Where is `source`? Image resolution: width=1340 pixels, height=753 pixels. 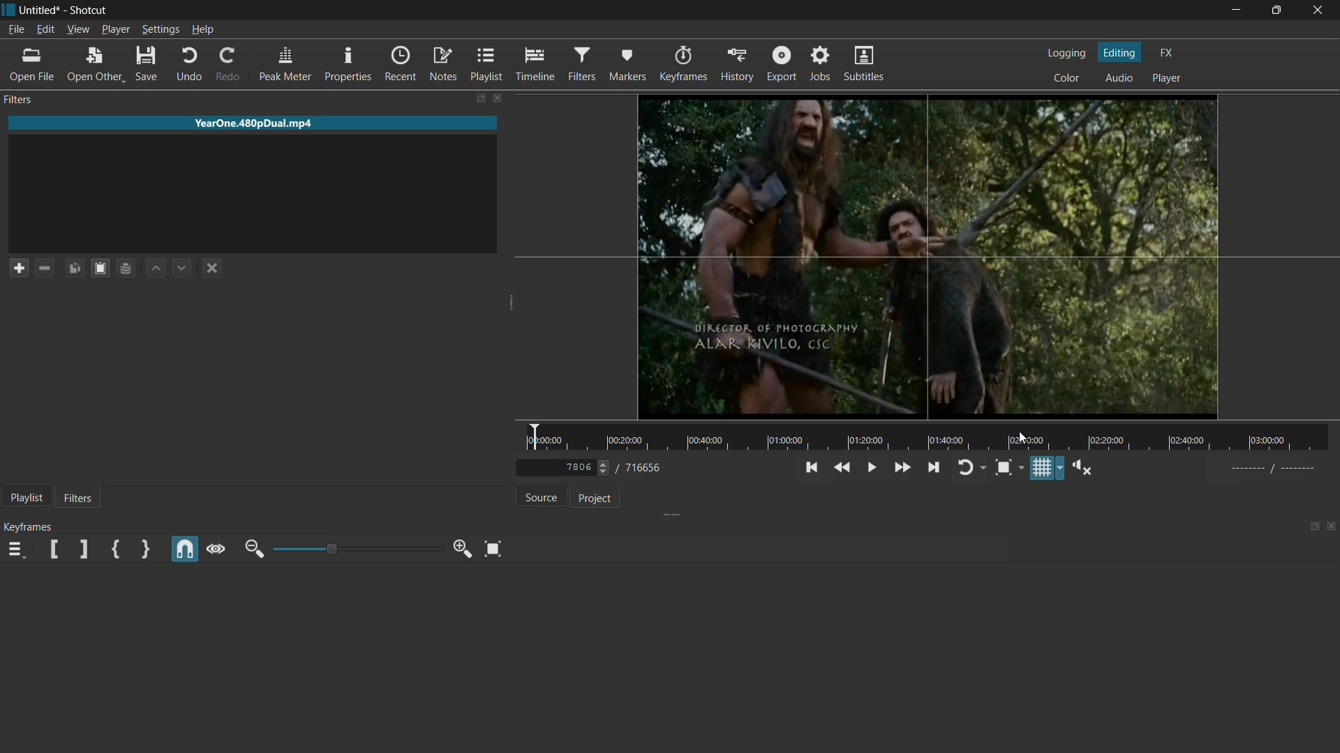
source is located at coordinates (541, 498).